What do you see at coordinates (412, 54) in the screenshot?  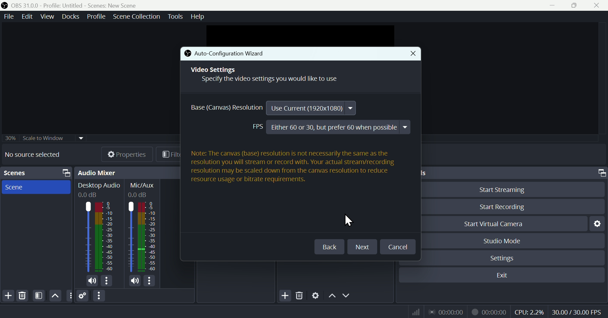 I see `Close` at bounding box center [412, 54].